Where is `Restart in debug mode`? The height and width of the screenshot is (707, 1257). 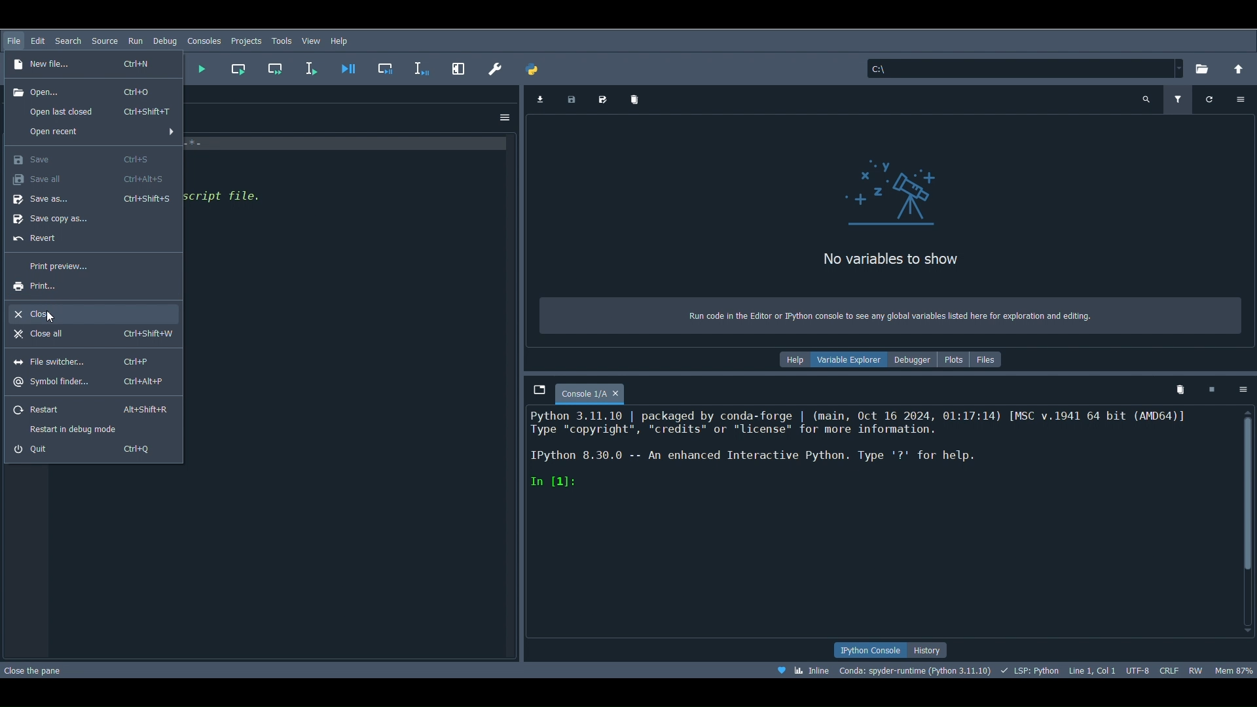 Restart in debug mode is located at coordinates (68, 428).